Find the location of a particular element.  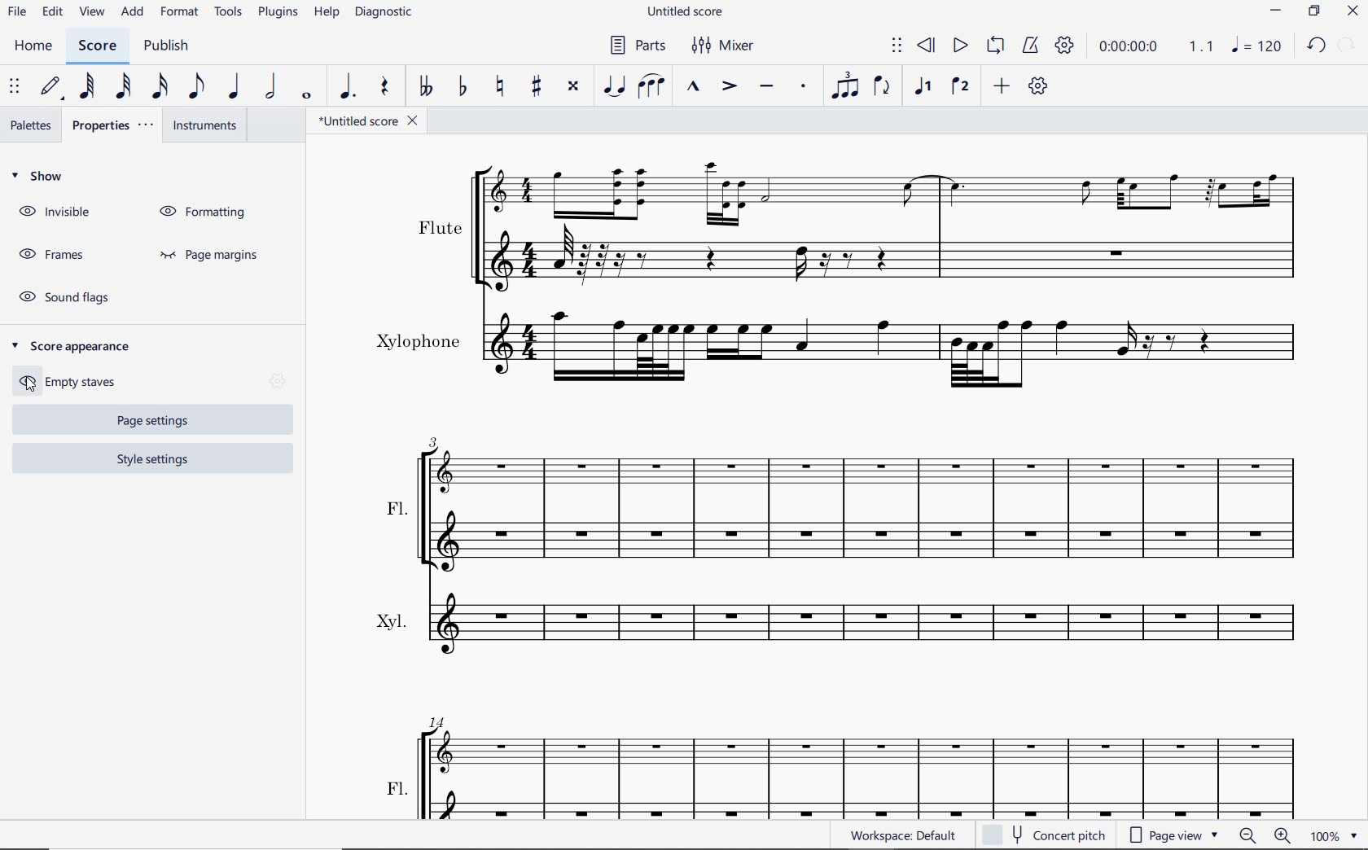

TOOLS is located at coordinates (226, 17).